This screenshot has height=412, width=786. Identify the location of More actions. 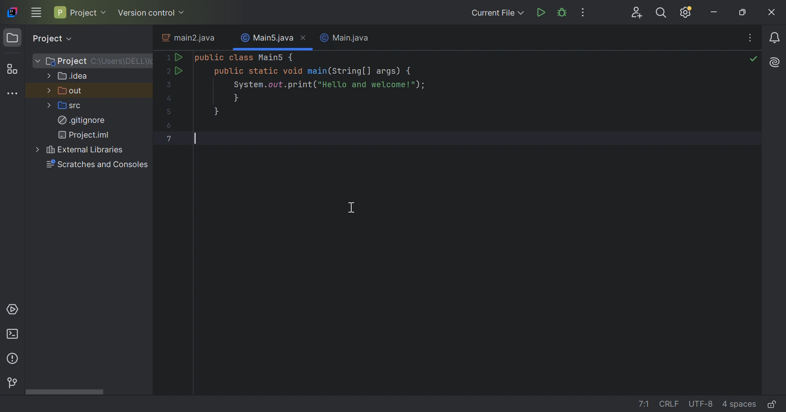
(584, 13).